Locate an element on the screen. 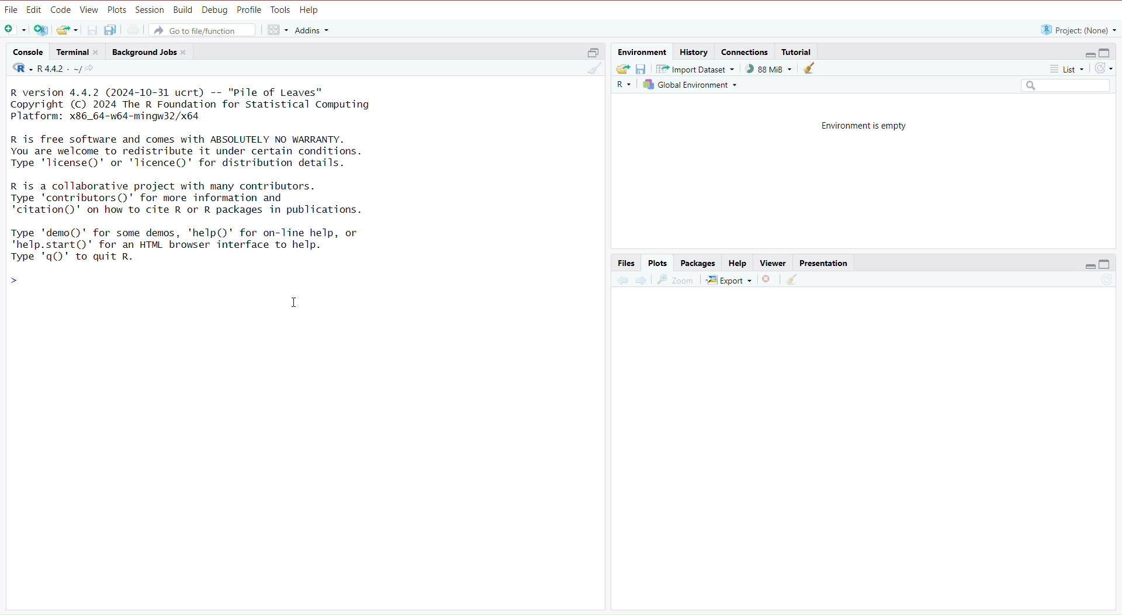 The image size is (1122, 615). open an existing file is located at coordinates (68, 30).